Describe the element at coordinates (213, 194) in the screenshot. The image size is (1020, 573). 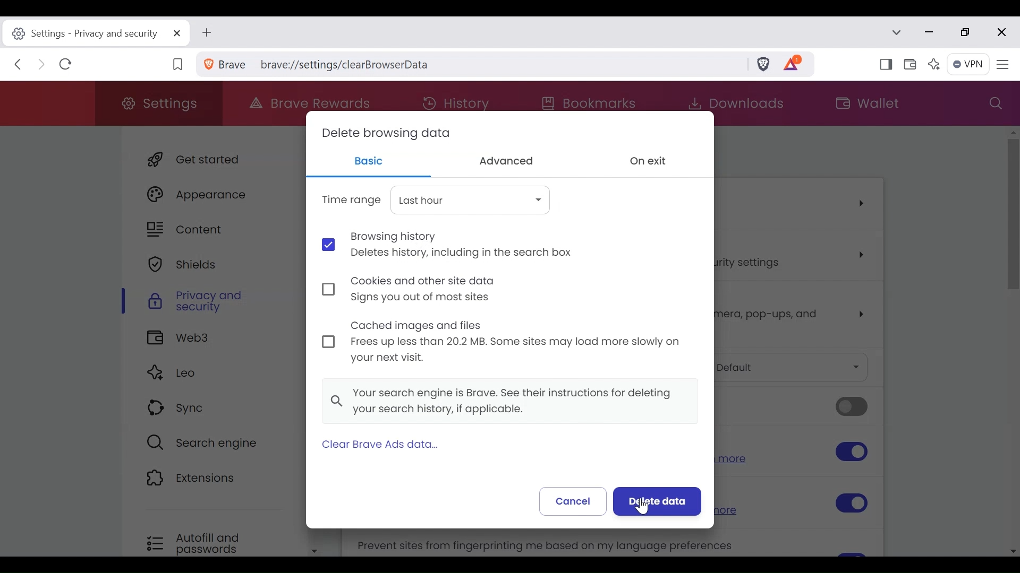
I see `Appearance` at that location.